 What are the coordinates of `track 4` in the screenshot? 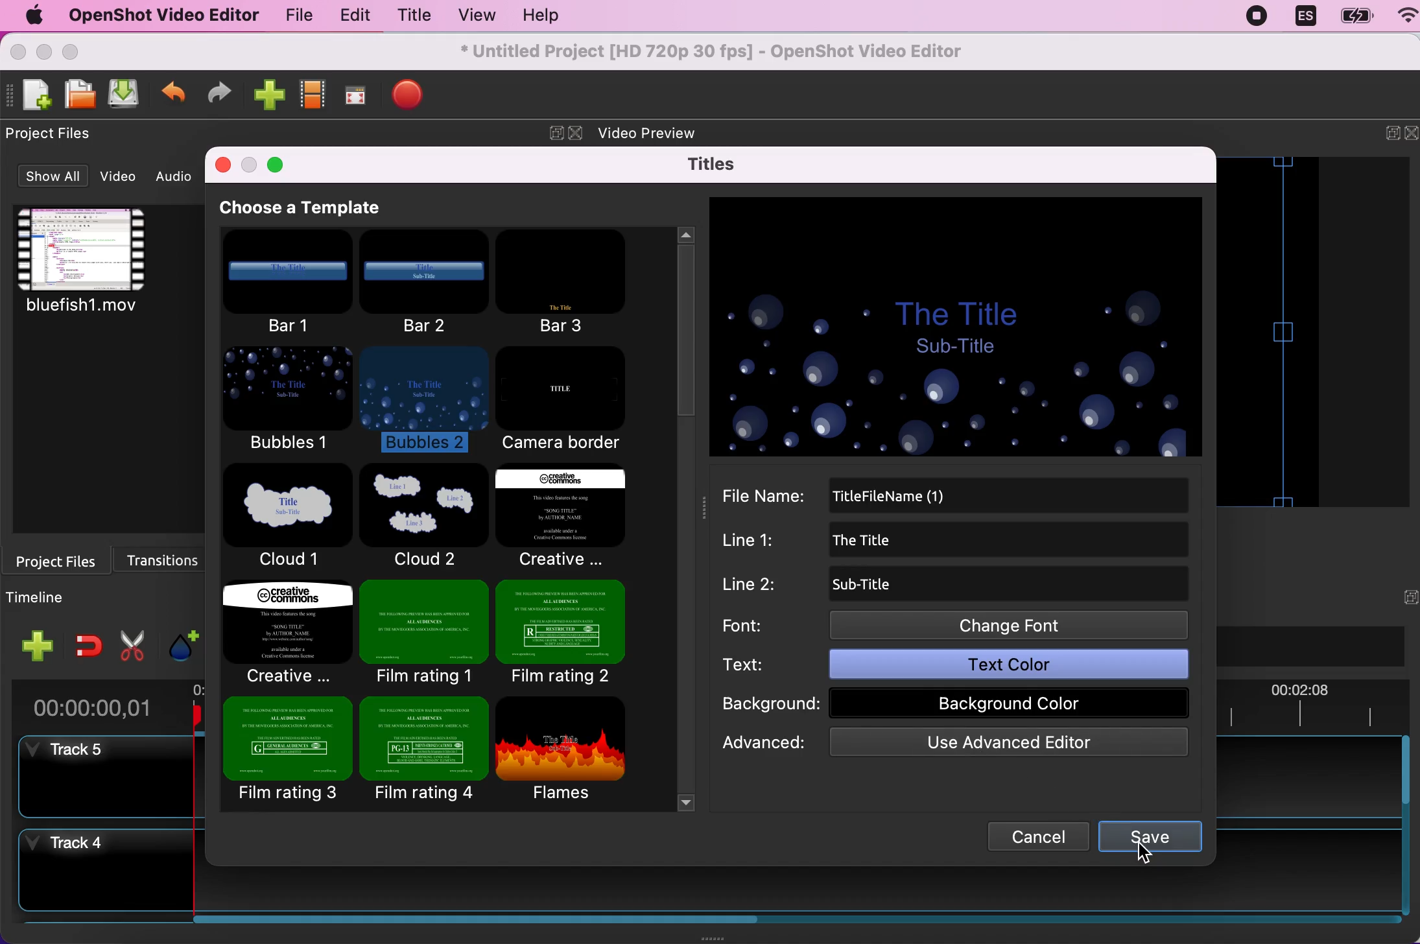 It's located at (96, 873).